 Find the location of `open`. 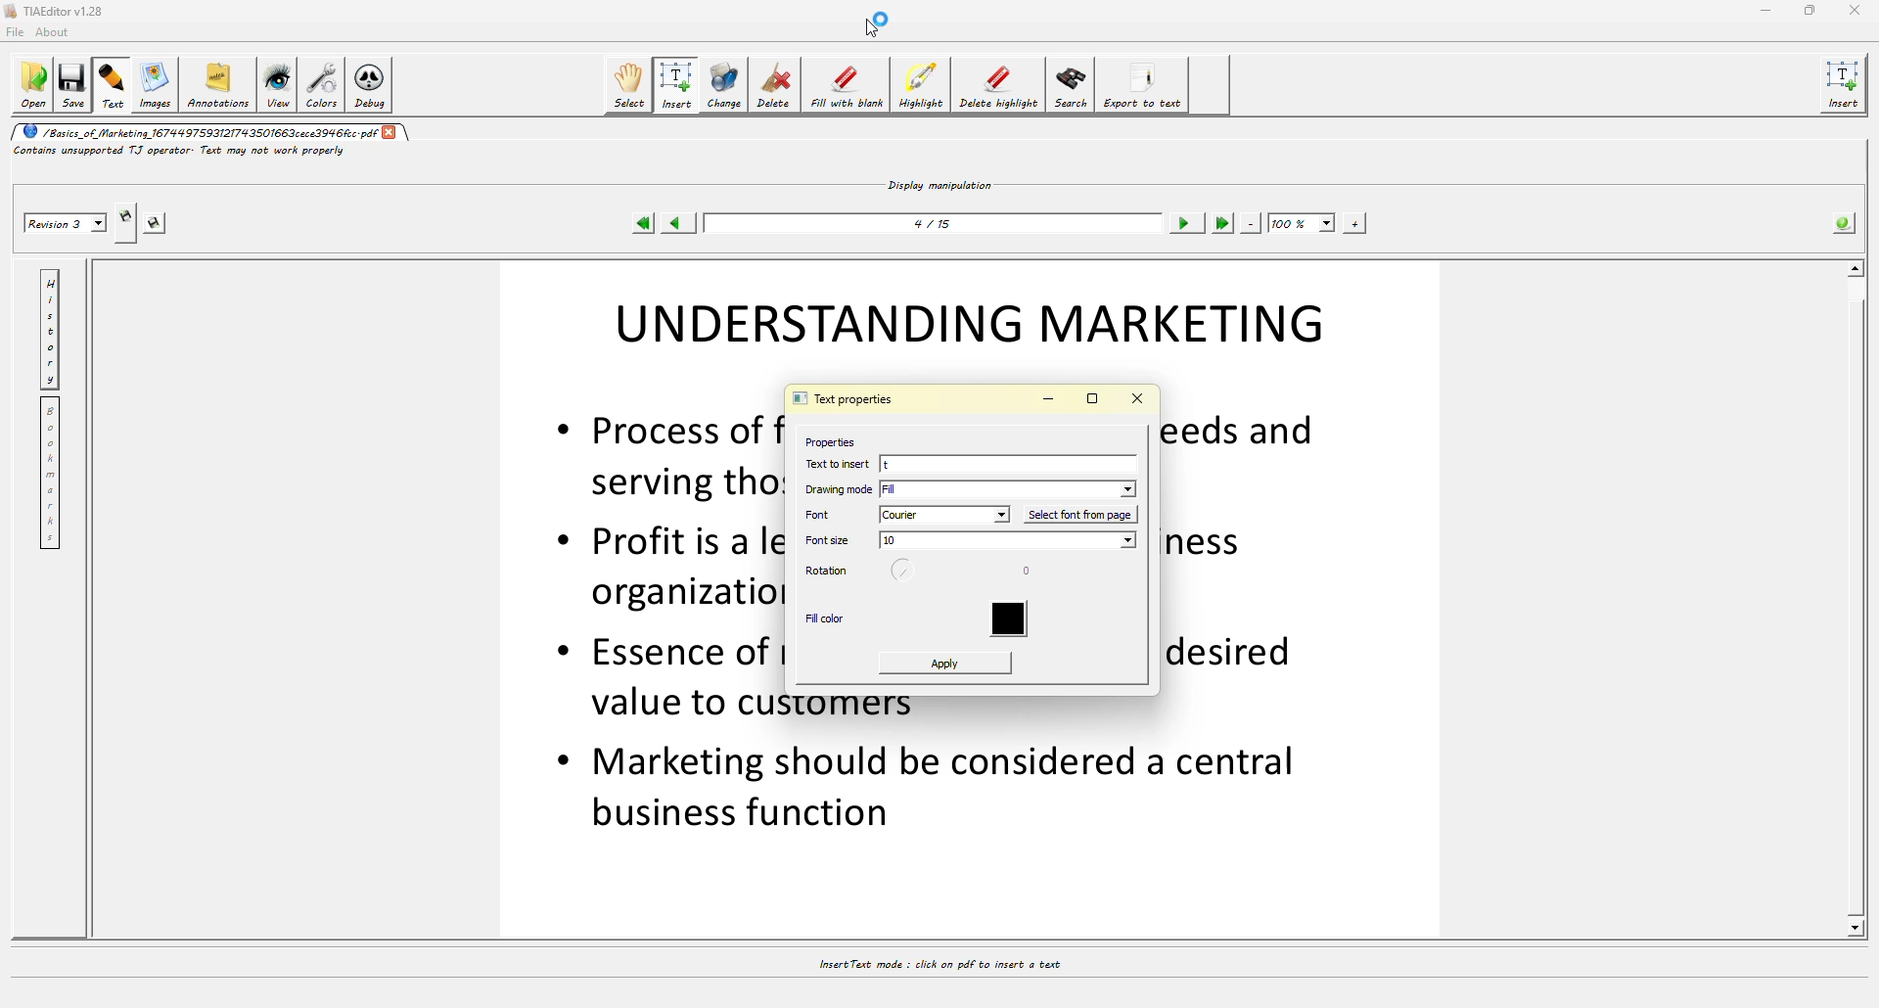

open is located at coordinates (35, 85).